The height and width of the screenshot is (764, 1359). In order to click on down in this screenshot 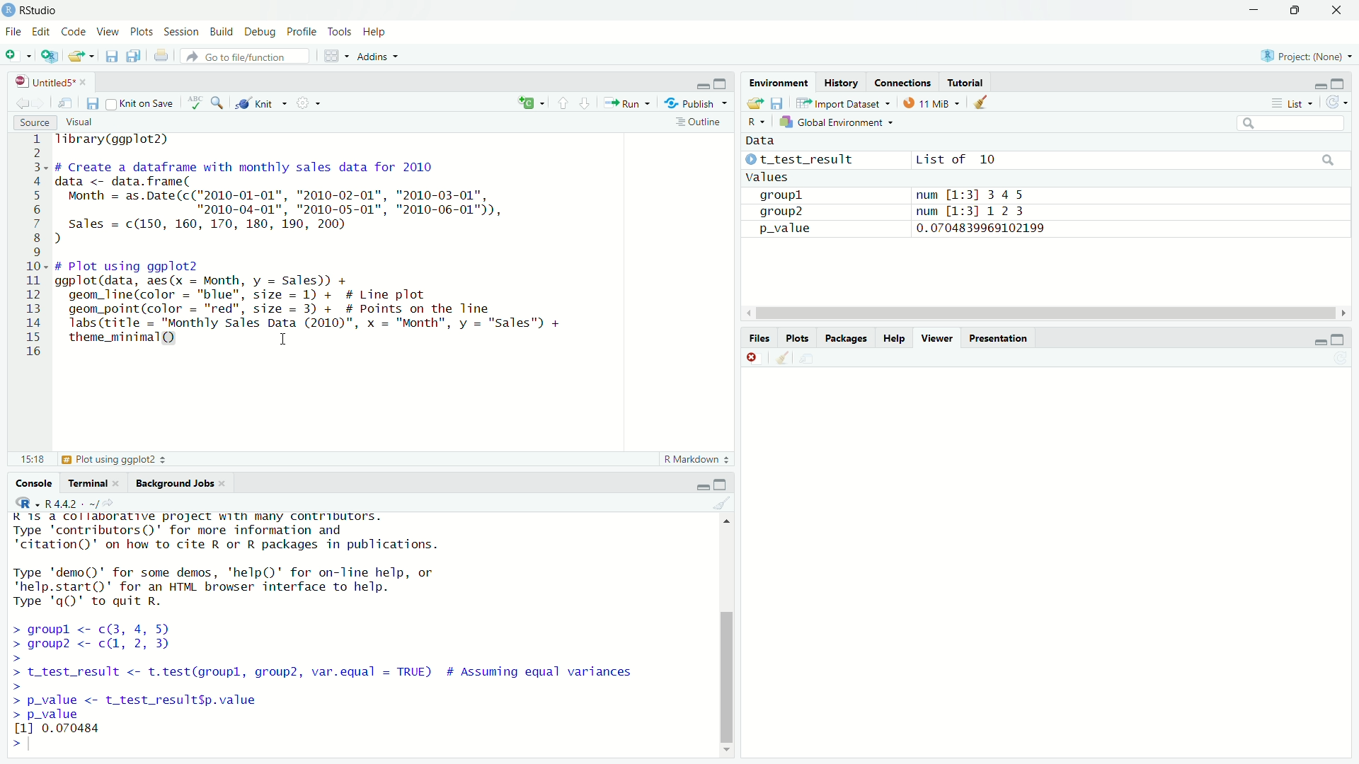, I will do `click(1298, 11)`.